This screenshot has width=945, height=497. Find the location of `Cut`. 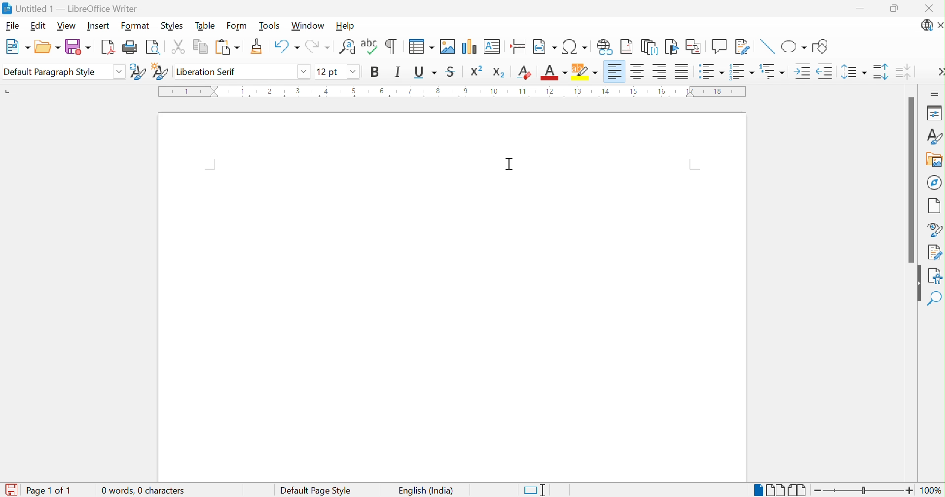

Cut is located at coordinates (180, 45).